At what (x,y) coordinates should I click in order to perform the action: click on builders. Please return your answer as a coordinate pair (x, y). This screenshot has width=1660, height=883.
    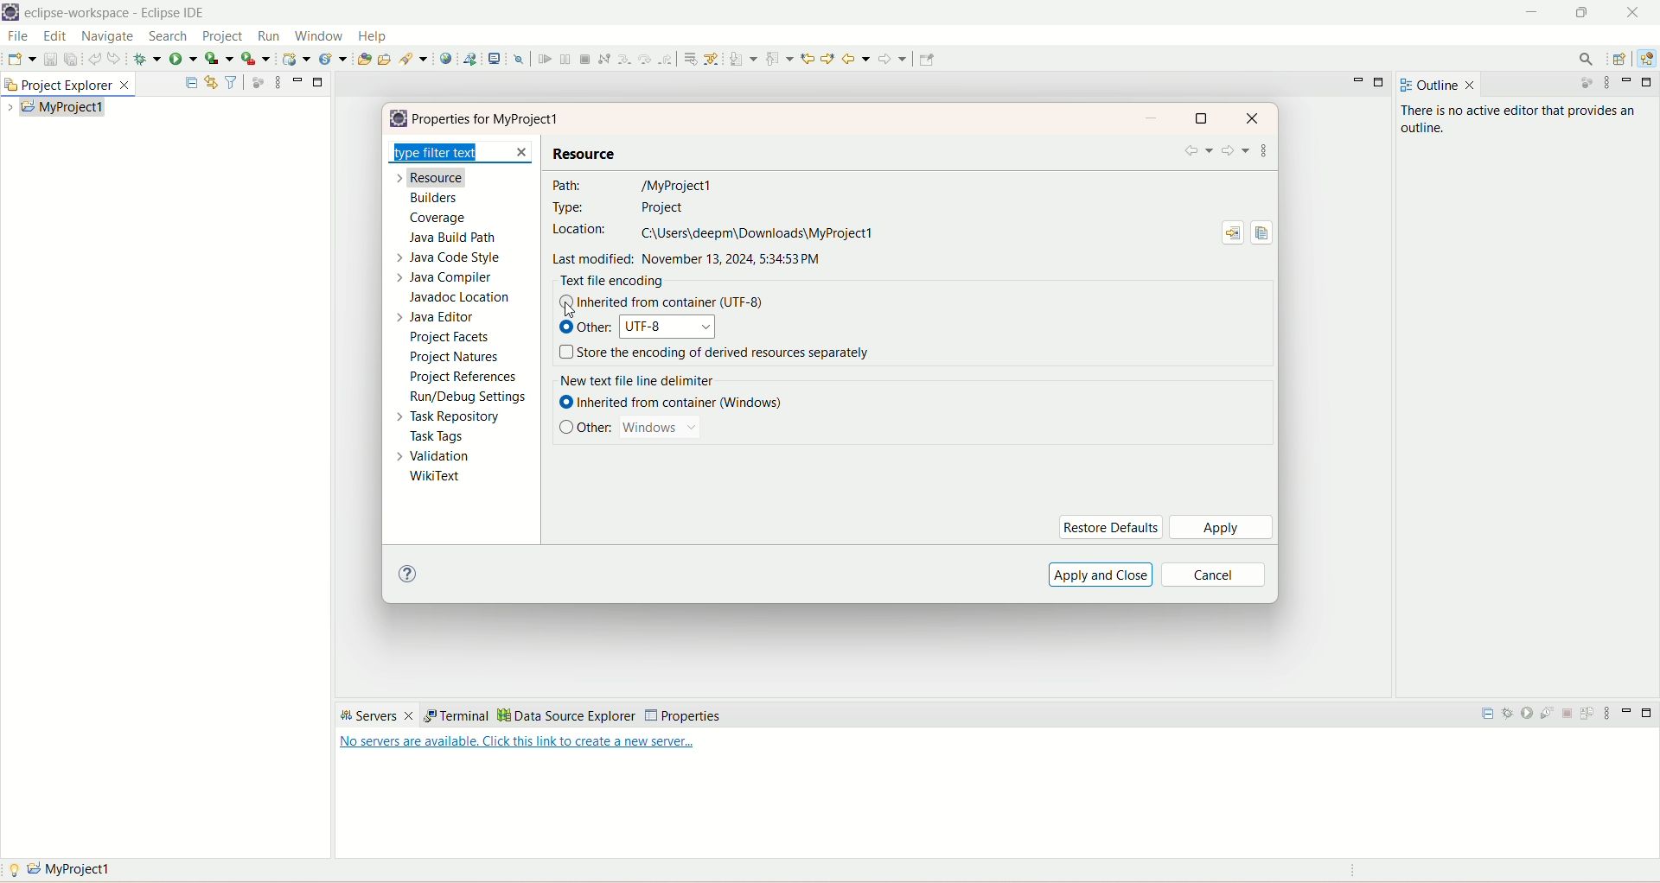
    Looking at the image, I should click on (433, 199).